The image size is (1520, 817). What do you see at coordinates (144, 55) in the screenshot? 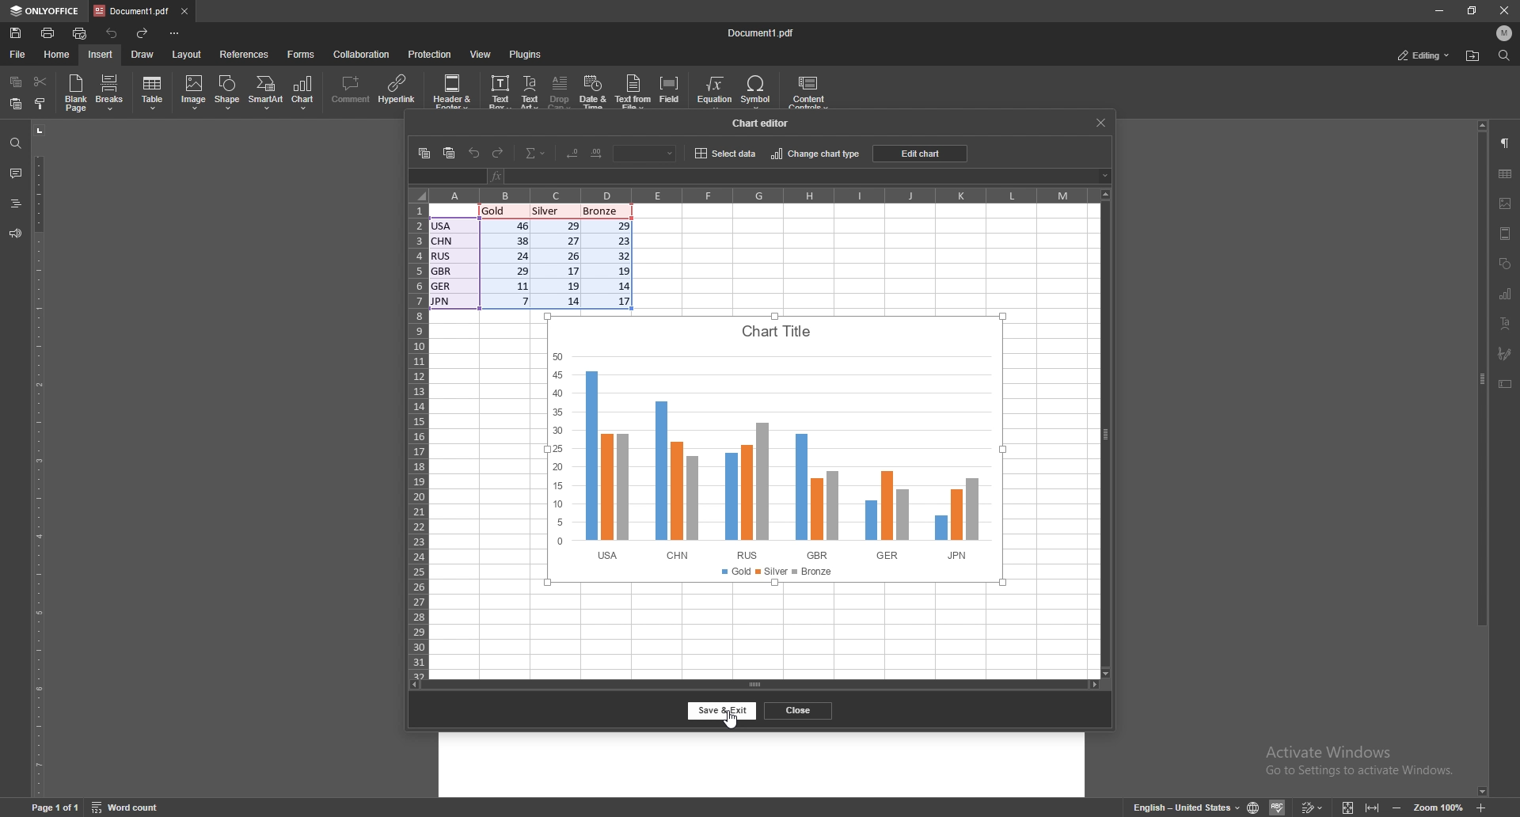
I see `draw` at bounding box center [144, 55].